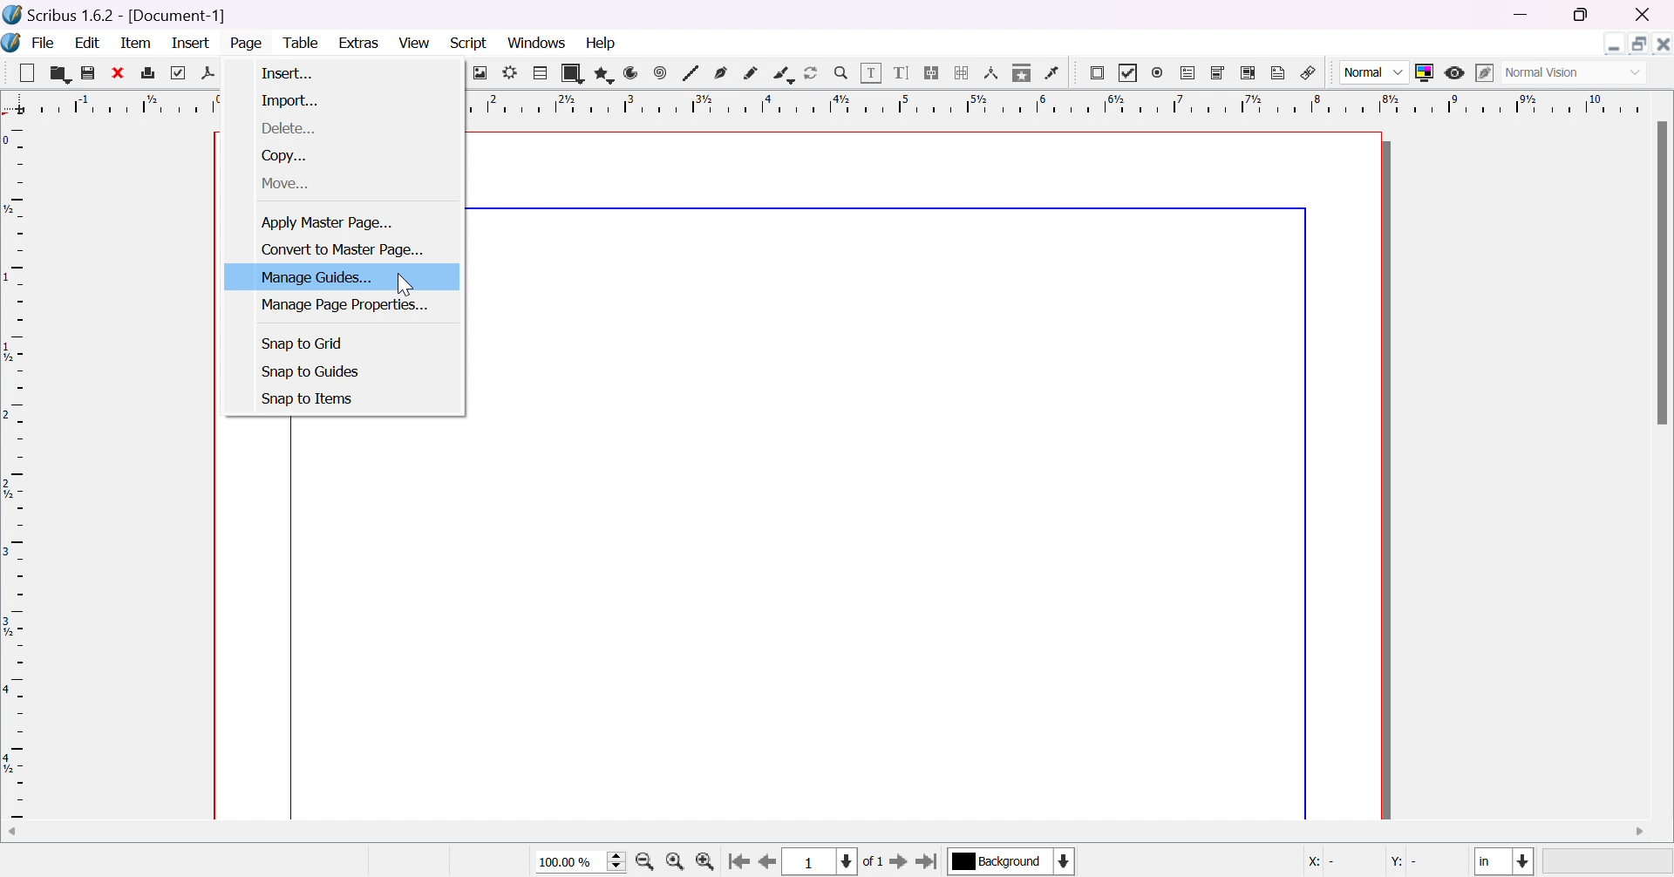 This screenshot has height=877, width=1674. Describe the element at coordinates (1664, 273) in the screenshot. I see `scroll bar` at that location.